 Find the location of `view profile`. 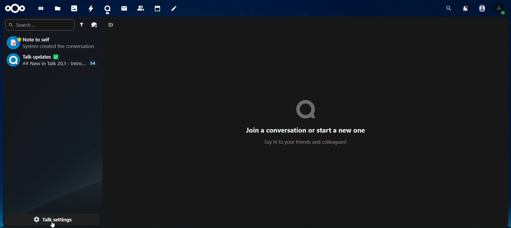

view profile is located at coordinates (500, 9).